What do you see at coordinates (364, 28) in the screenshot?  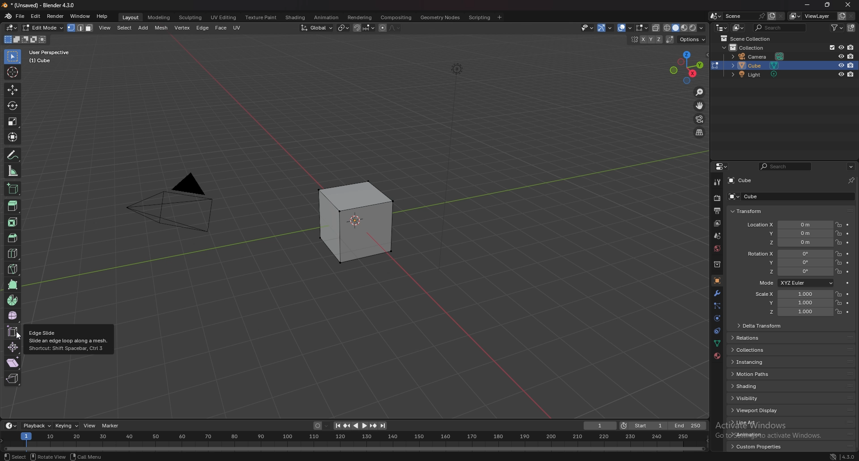 I see `snapping` at bounding box center [364, 28].